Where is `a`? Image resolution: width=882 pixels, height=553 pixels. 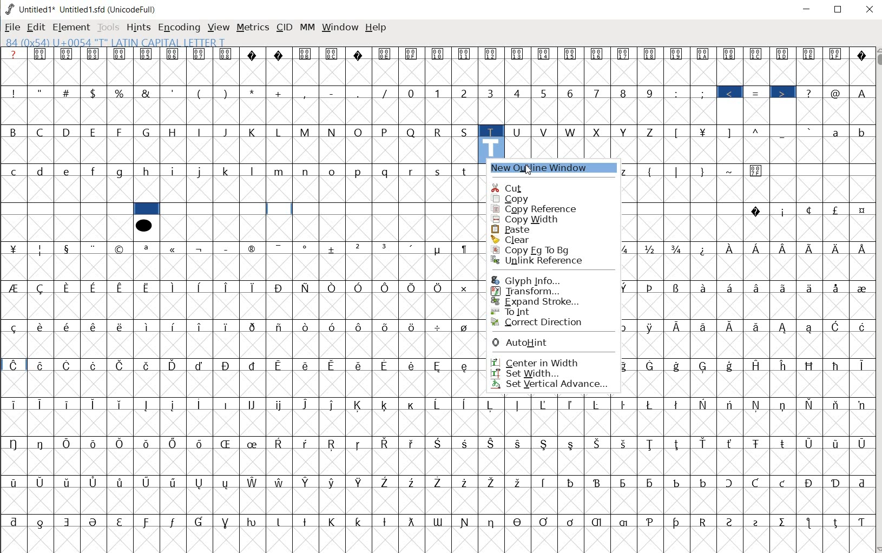 a is located at coordinates (837, 131).